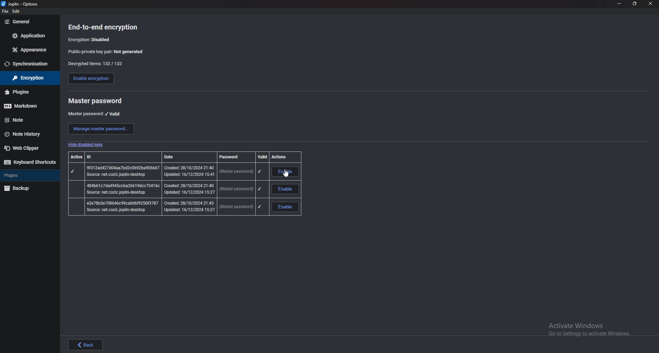  I want to click on appearance, so click(28, 50).